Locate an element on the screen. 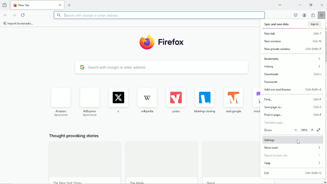 The height and width of the screenshot is (184, 327). save to pocket is located at coordinates (295, 15).